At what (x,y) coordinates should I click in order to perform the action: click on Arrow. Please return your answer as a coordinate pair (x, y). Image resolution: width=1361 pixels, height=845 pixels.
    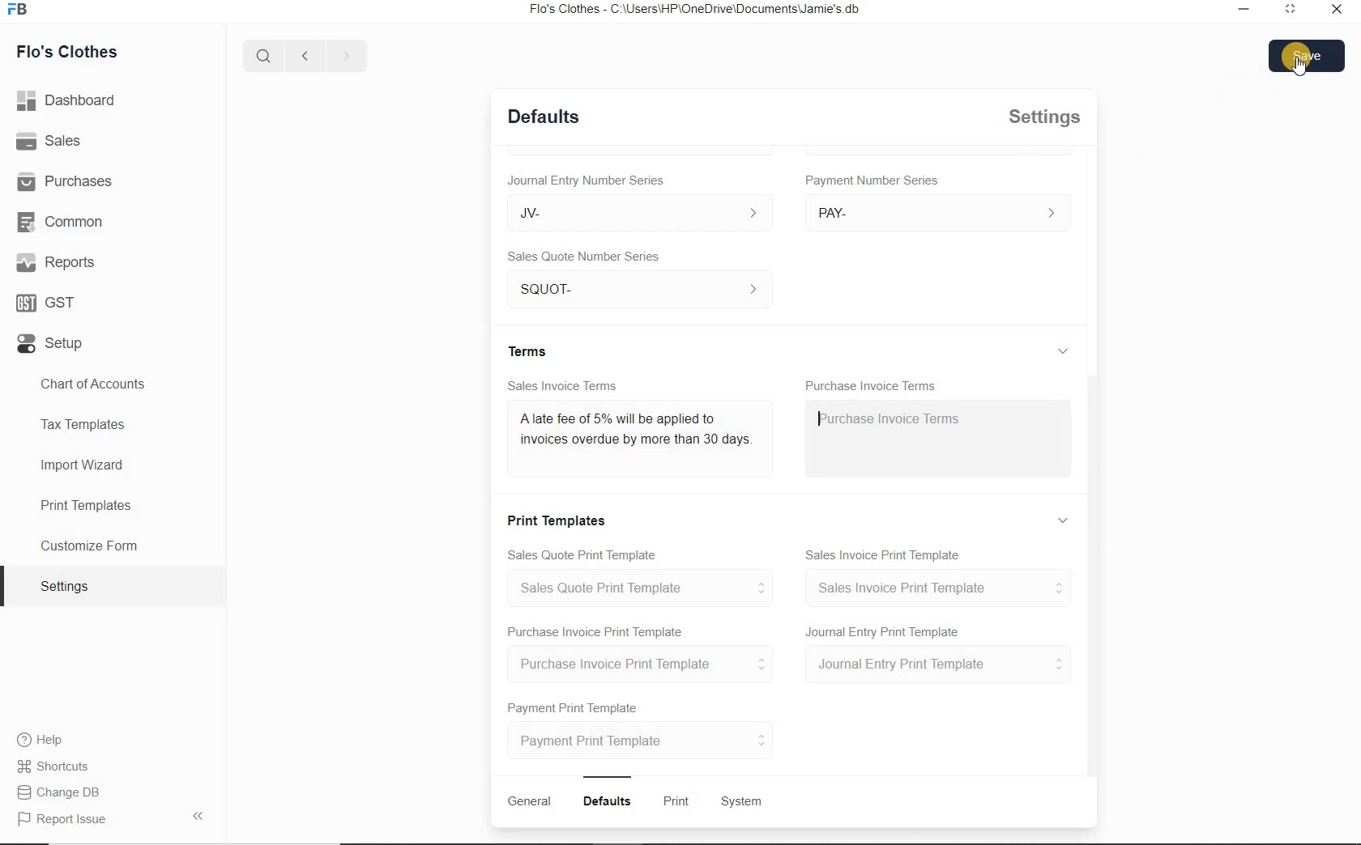
    Looking at the image, I should click on (202, 814).